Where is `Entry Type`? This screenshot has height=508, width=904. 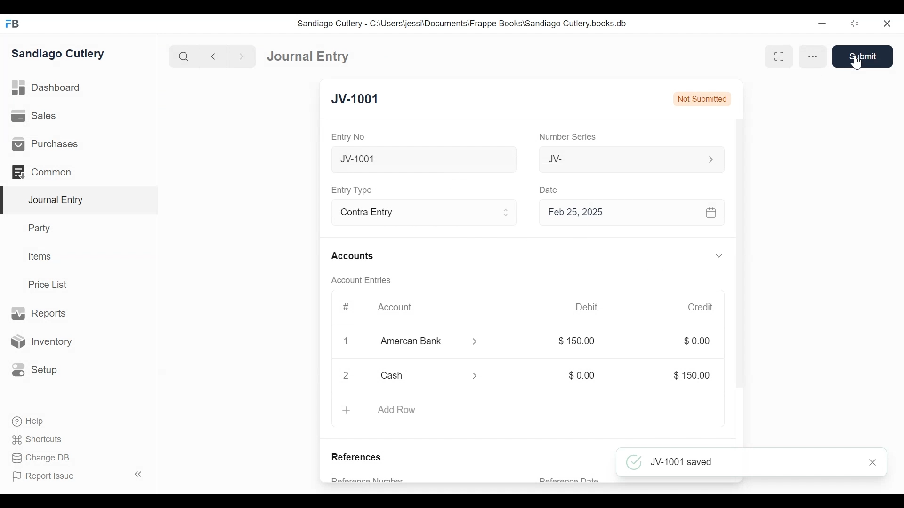
Entry Type is located at coordinates (353, 190).